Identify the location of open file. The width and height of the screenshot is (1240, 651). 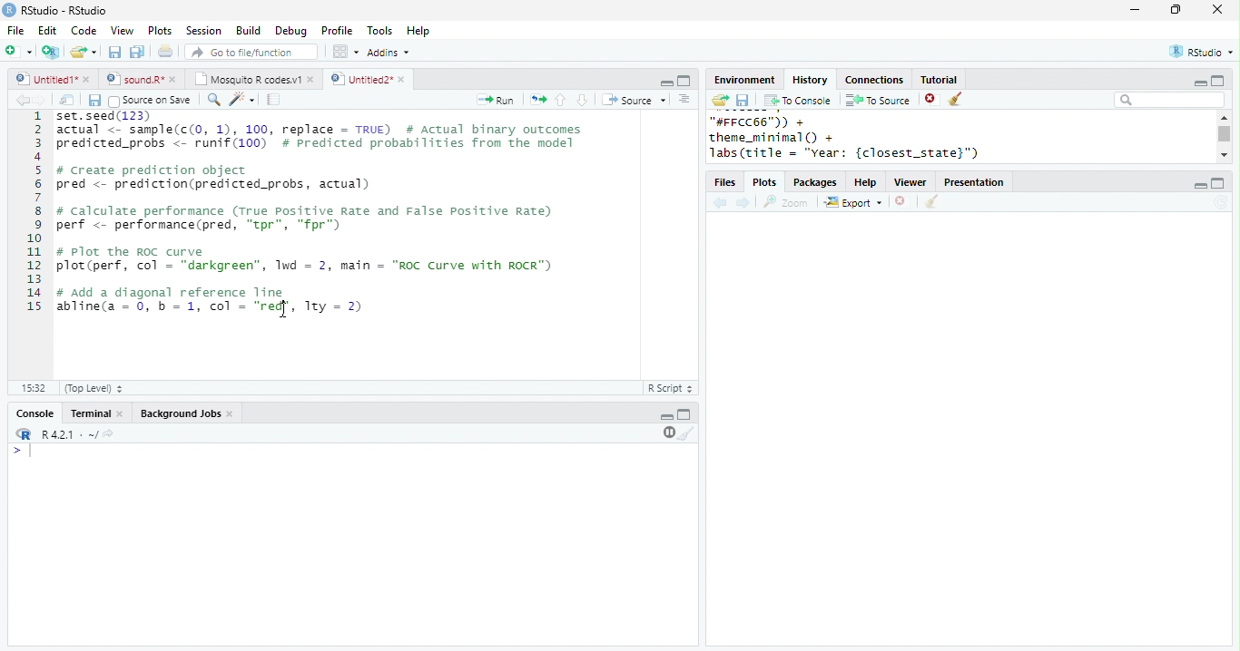
(84, 52).